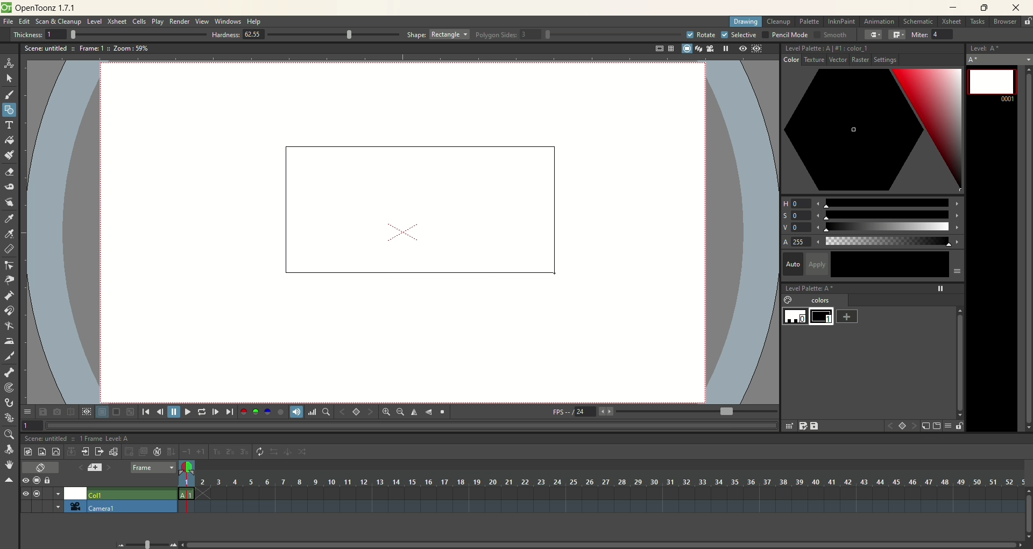  Describe the element at coordinates (788, 426) in the screenshot. I see `delete` at that location.